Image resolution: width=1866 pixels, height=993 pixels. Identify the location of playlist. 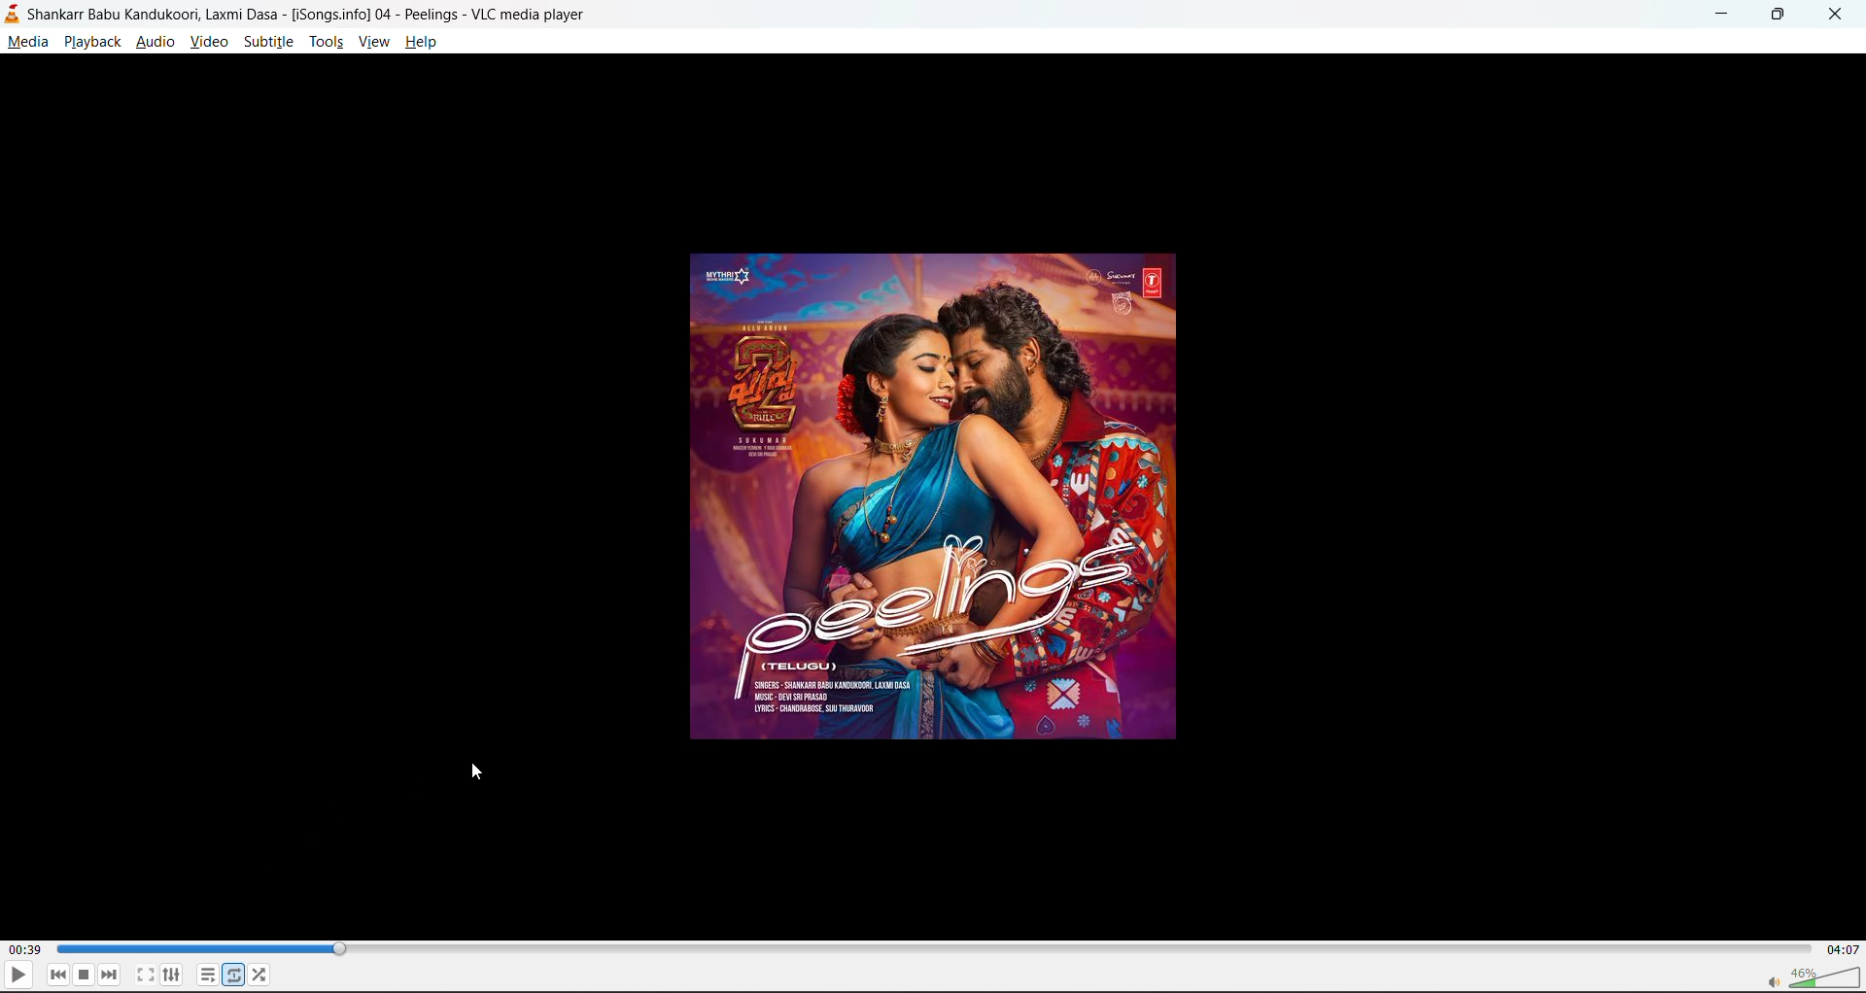
(204, 974).